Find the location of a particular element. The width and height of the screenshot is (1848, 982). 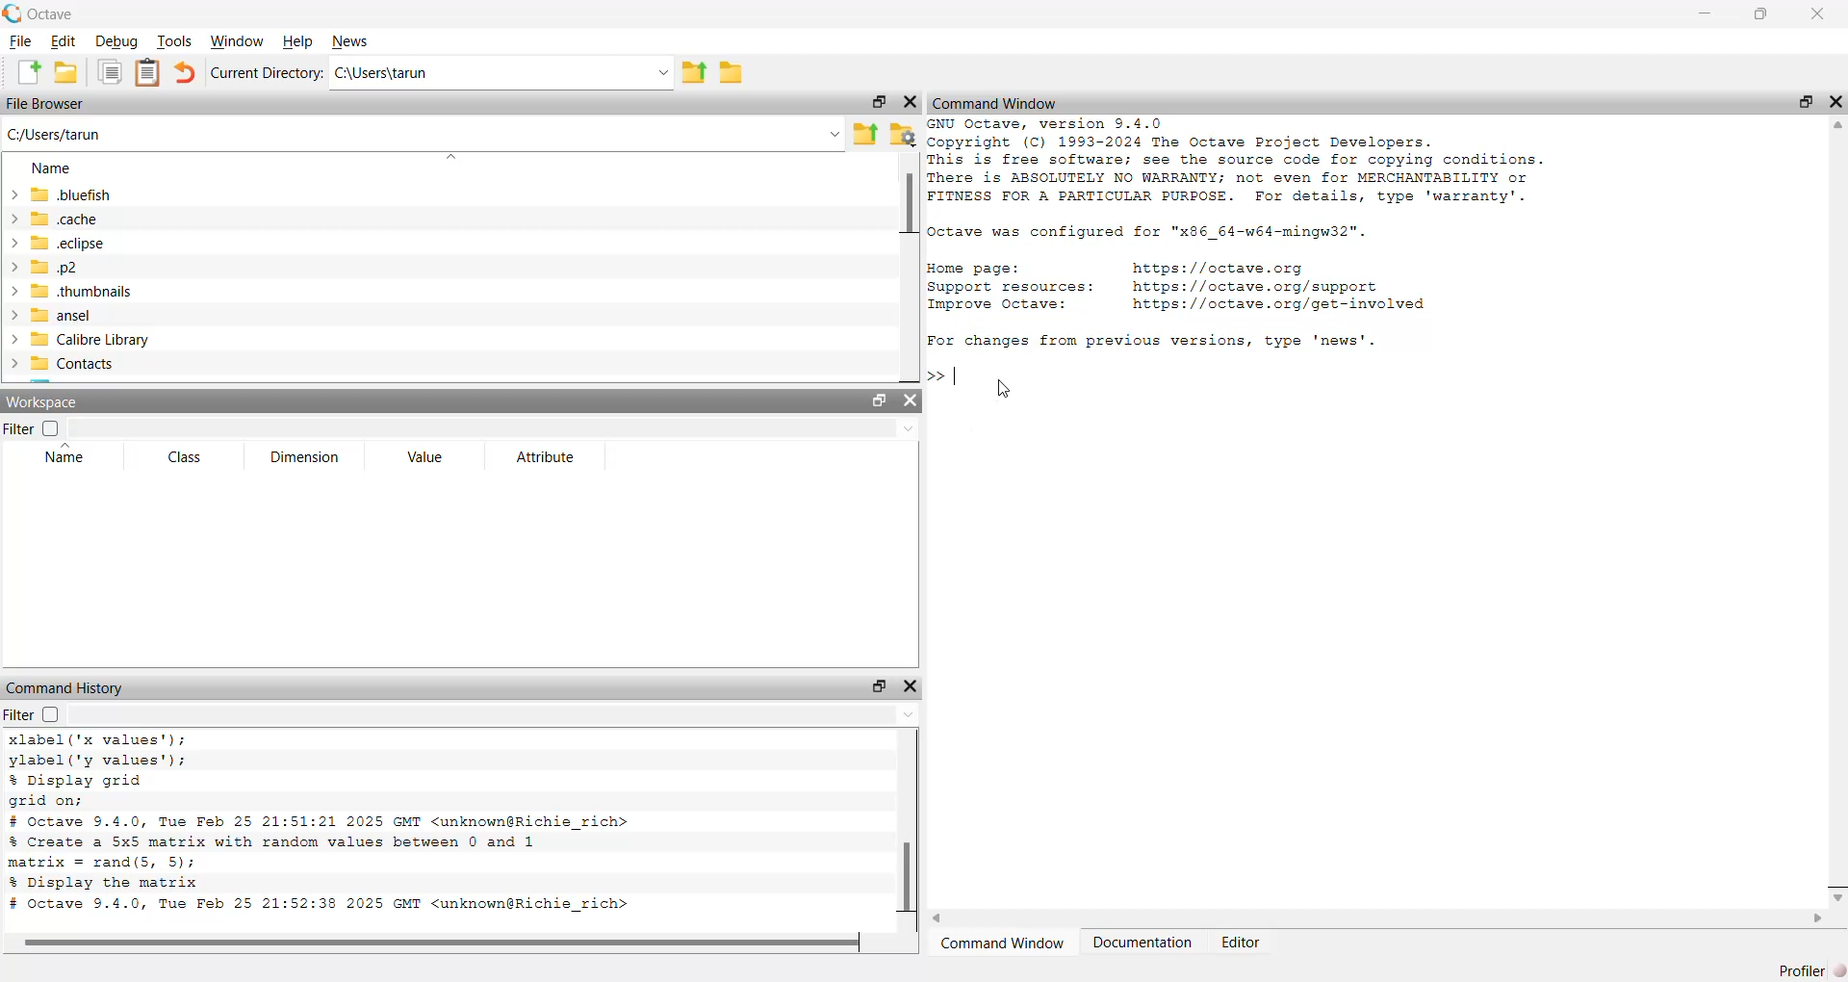

export is located at coordinates (695, 72).